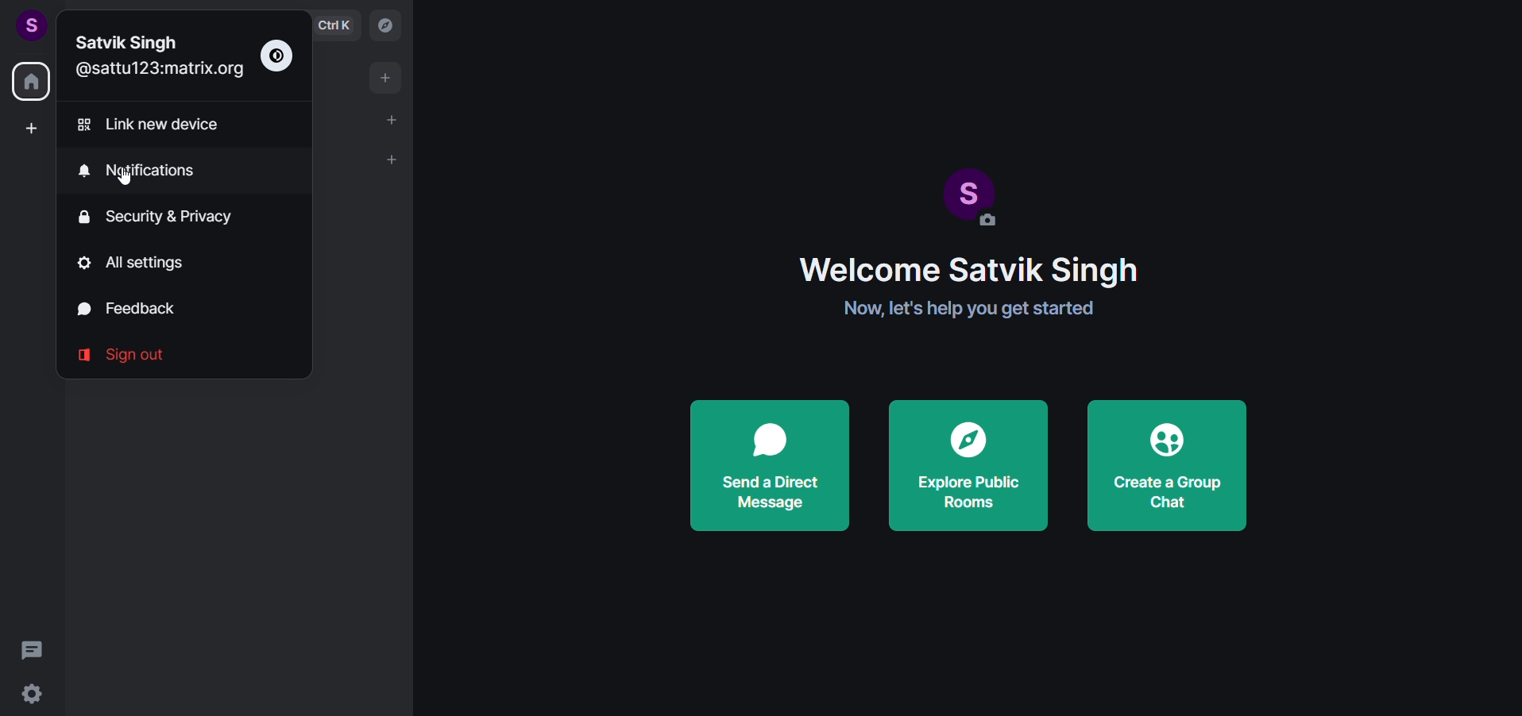  Describe the element at coordinates (1176, 464) in the screenshot. I see `create a group chat` at that location.